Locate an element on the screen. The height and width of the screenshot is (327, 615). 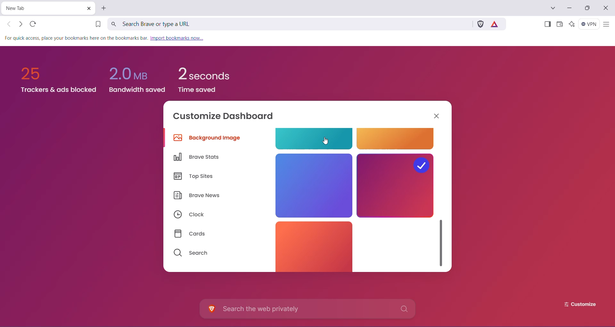
Click to go forward, hold to see history is located at coordinates (20, 24).